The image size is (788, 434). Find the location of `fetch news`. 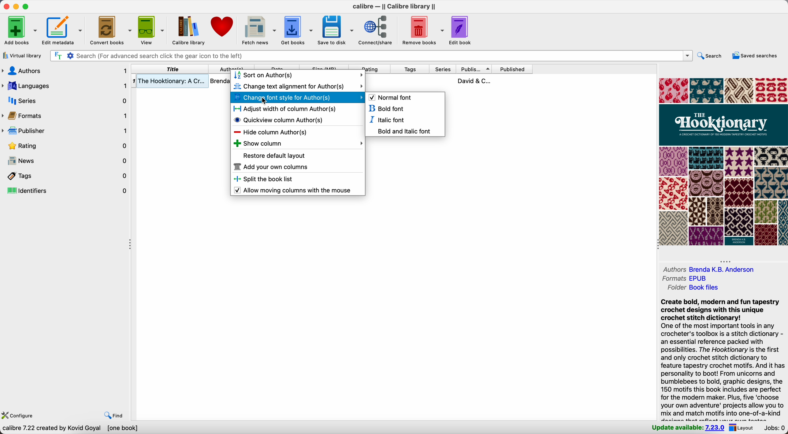

fetch news is located at coordinates (258, 29).